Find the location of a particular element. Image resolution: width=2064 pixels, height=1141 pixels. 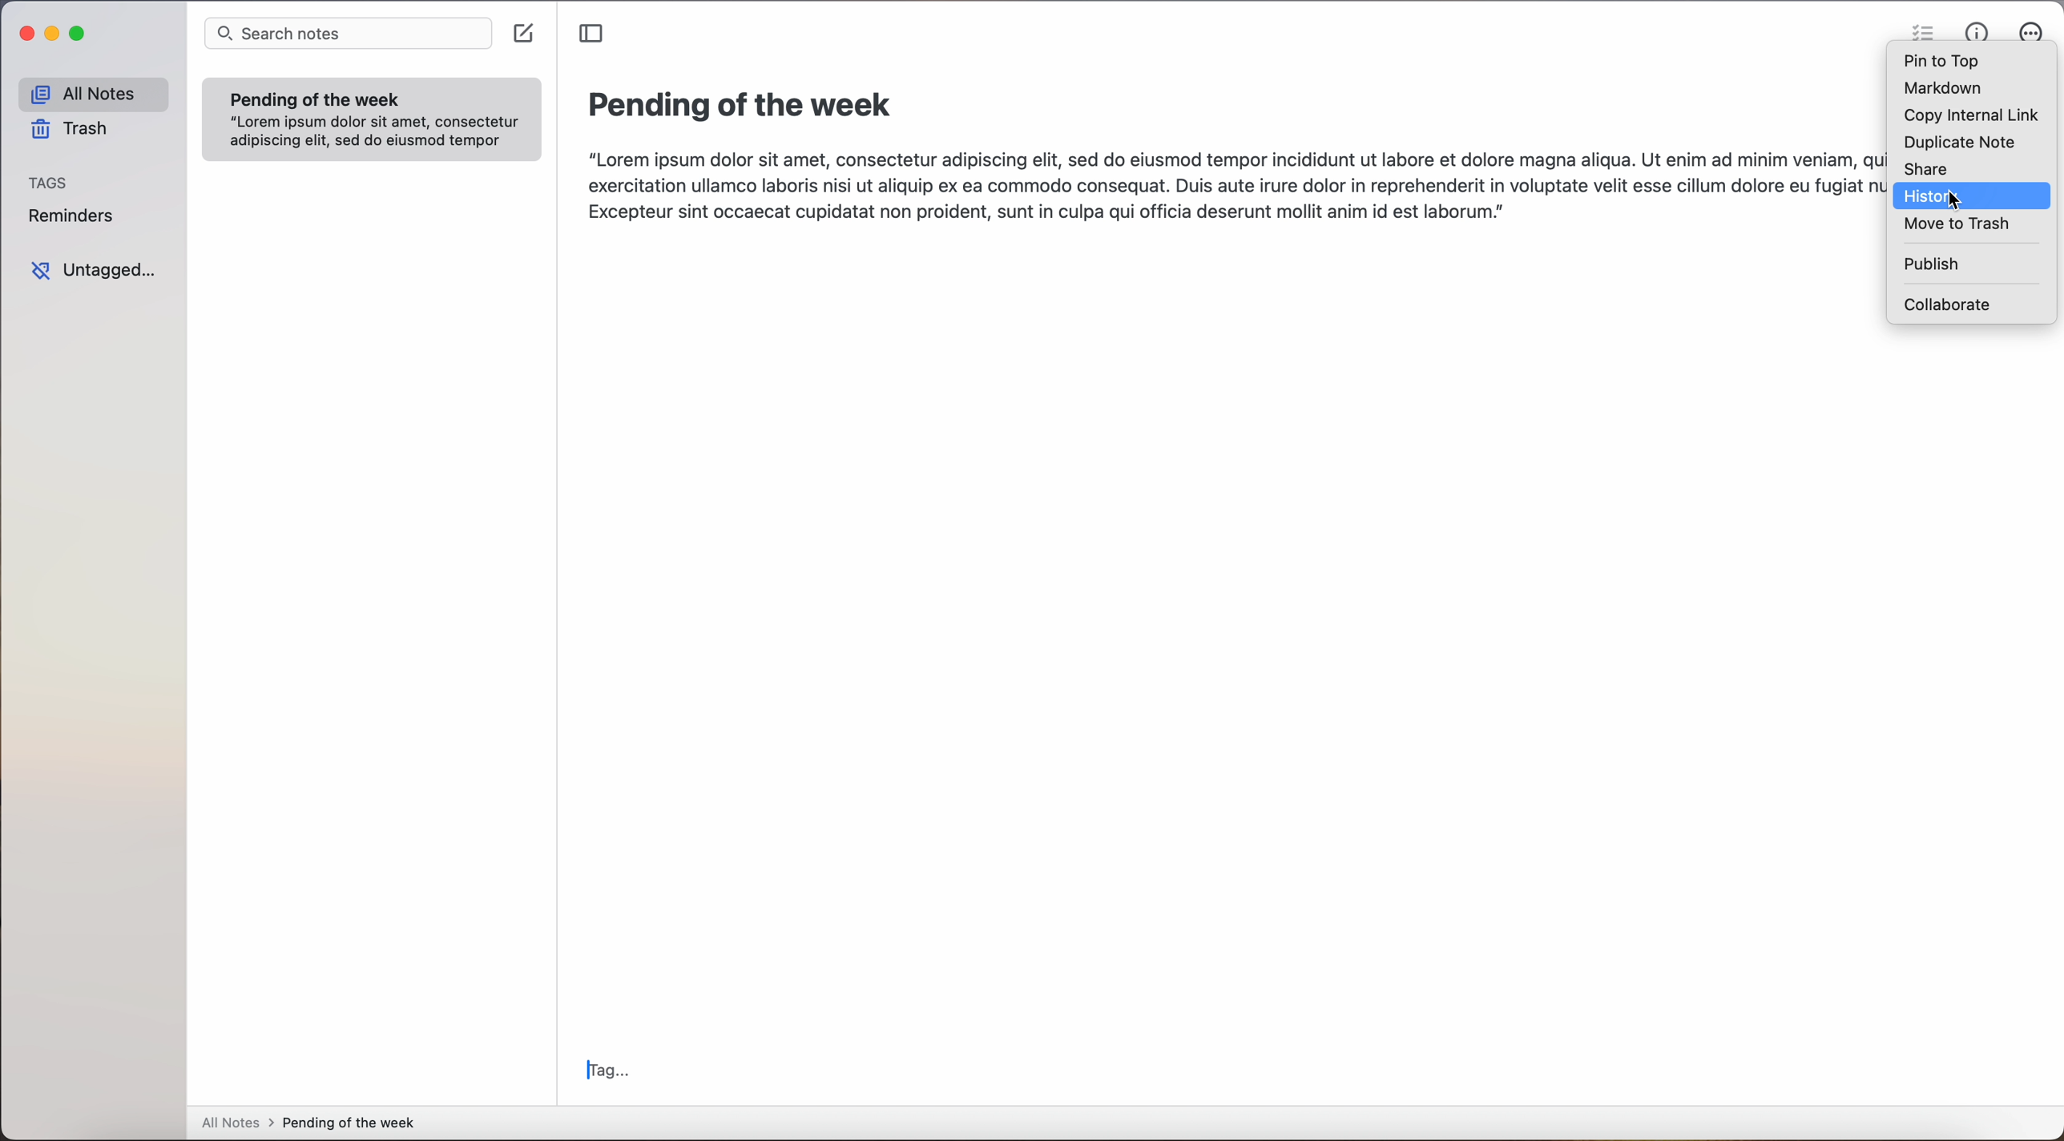

share is located at coordinates (1927, 170).